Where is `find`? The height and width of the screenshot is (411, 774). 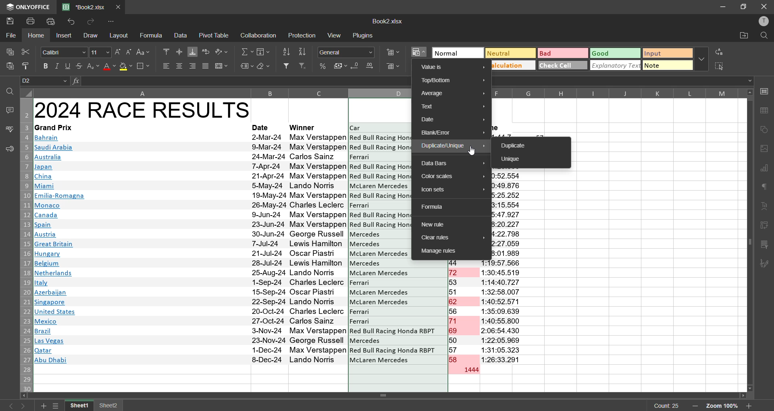 find is located at coordinates (10, 91).